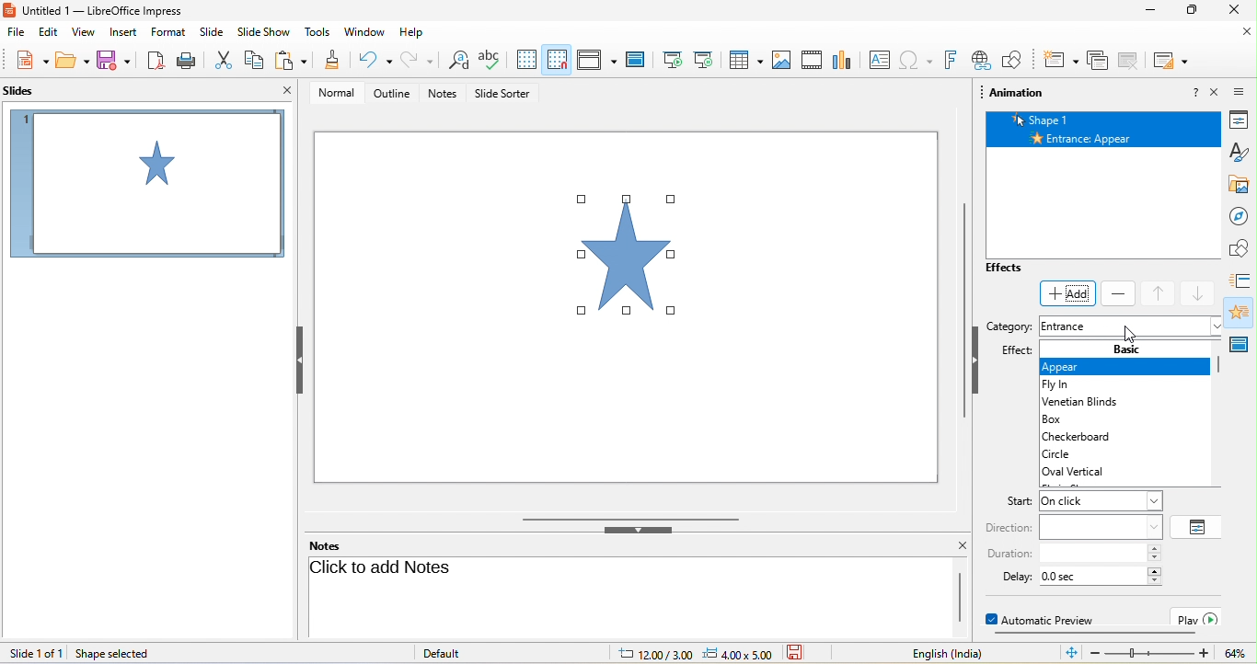  Describe the element at coordinates (190, 60) in the screenshot. I see `print` at that location.